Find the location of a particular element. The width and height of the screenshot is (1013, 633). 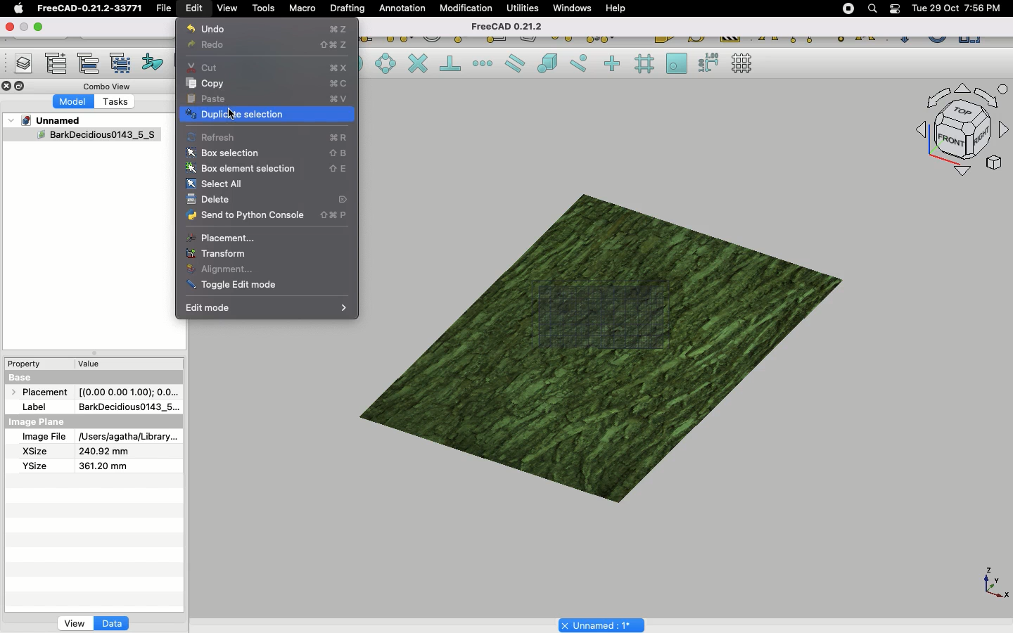

YSize is located at coordinates (33, 466).